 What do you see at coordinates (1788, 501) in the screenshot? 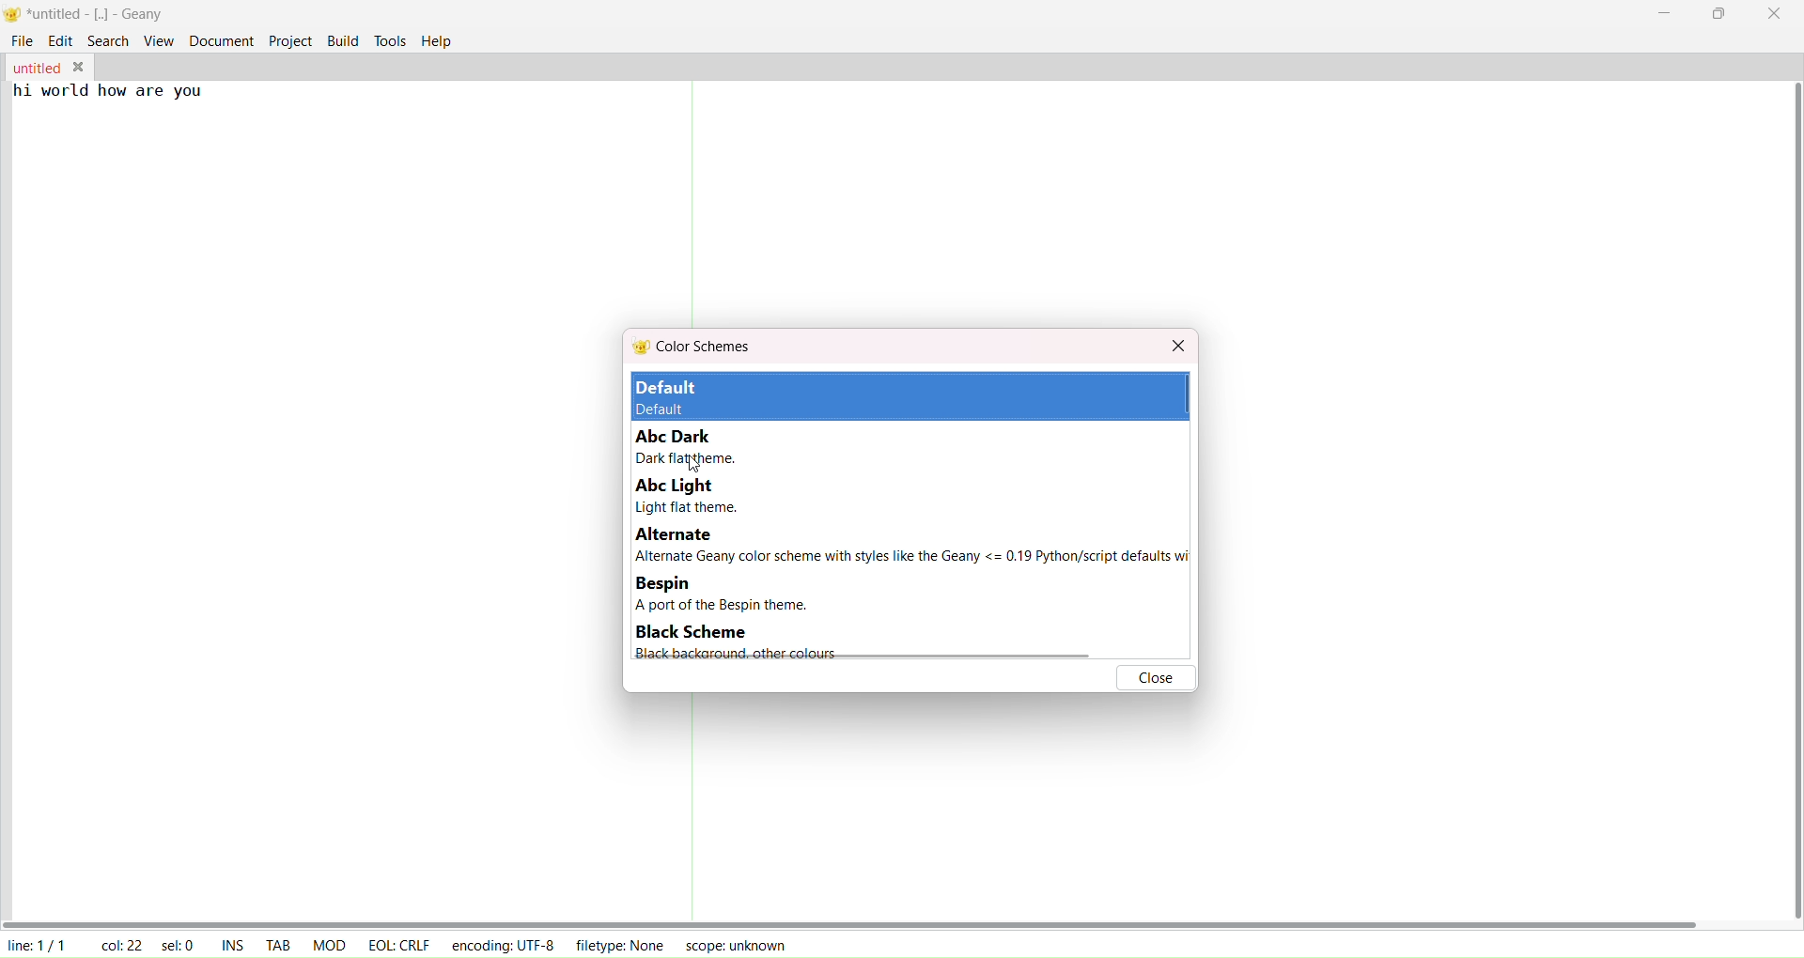
I see `vertical scroll bar` at bounding box center [1788, 501].